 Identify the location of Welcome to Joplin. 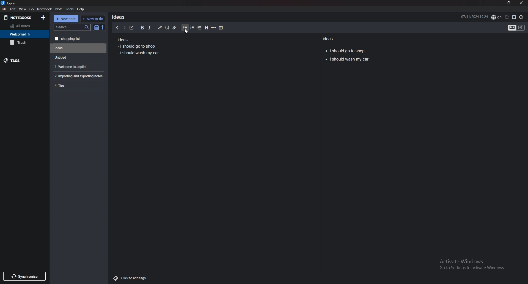
(78, 67).